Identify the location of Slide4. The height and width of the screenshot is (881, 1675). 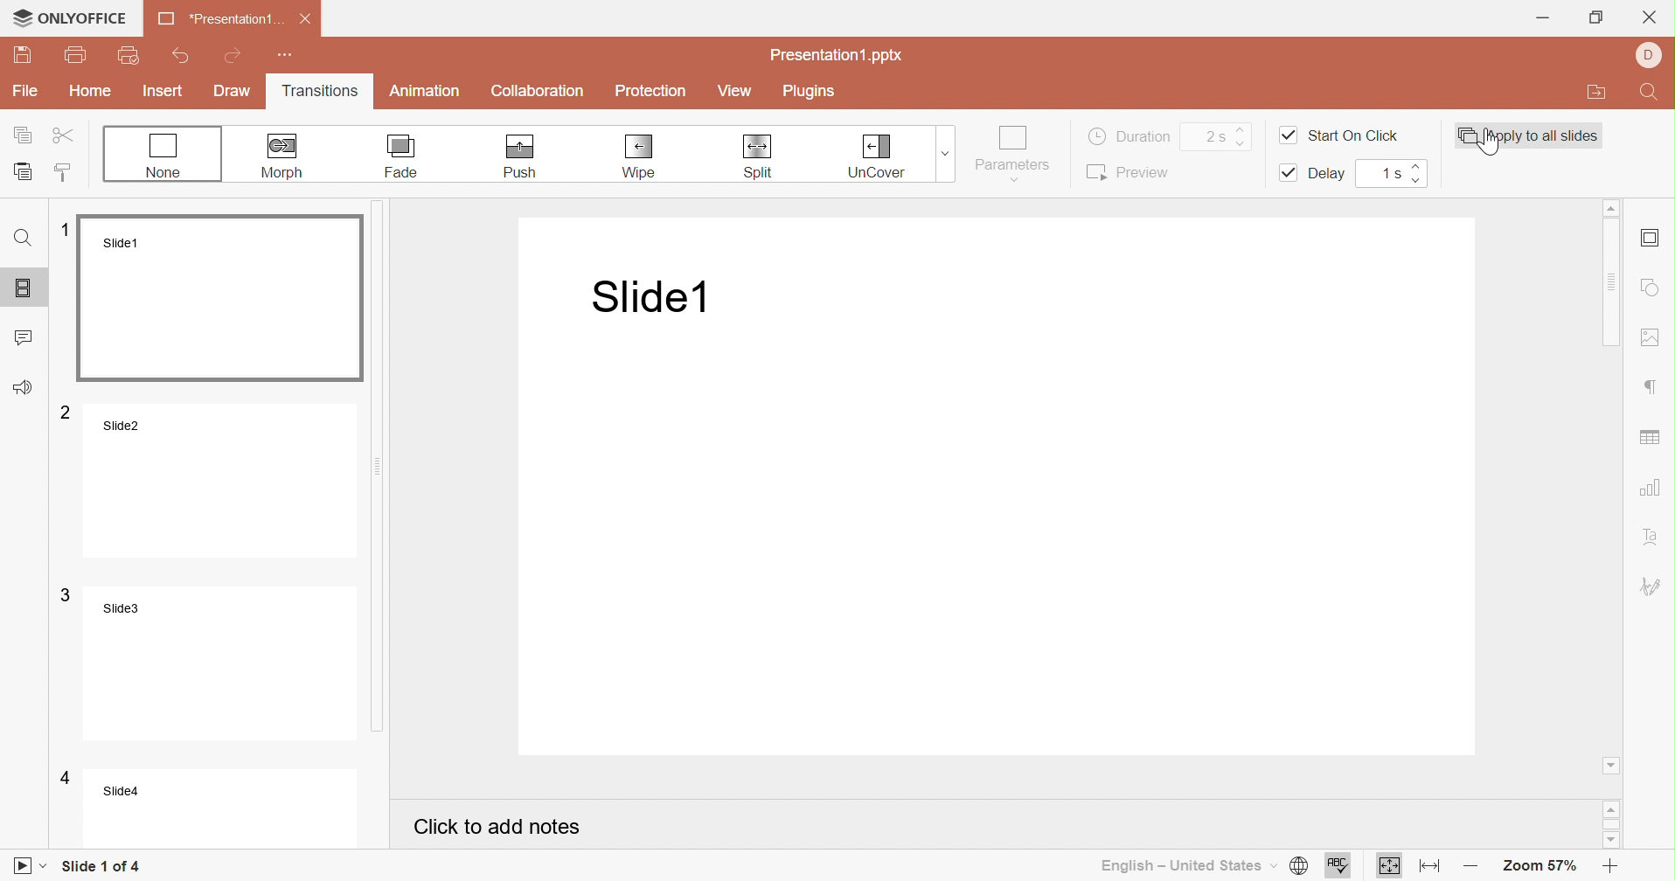
(205, 806).